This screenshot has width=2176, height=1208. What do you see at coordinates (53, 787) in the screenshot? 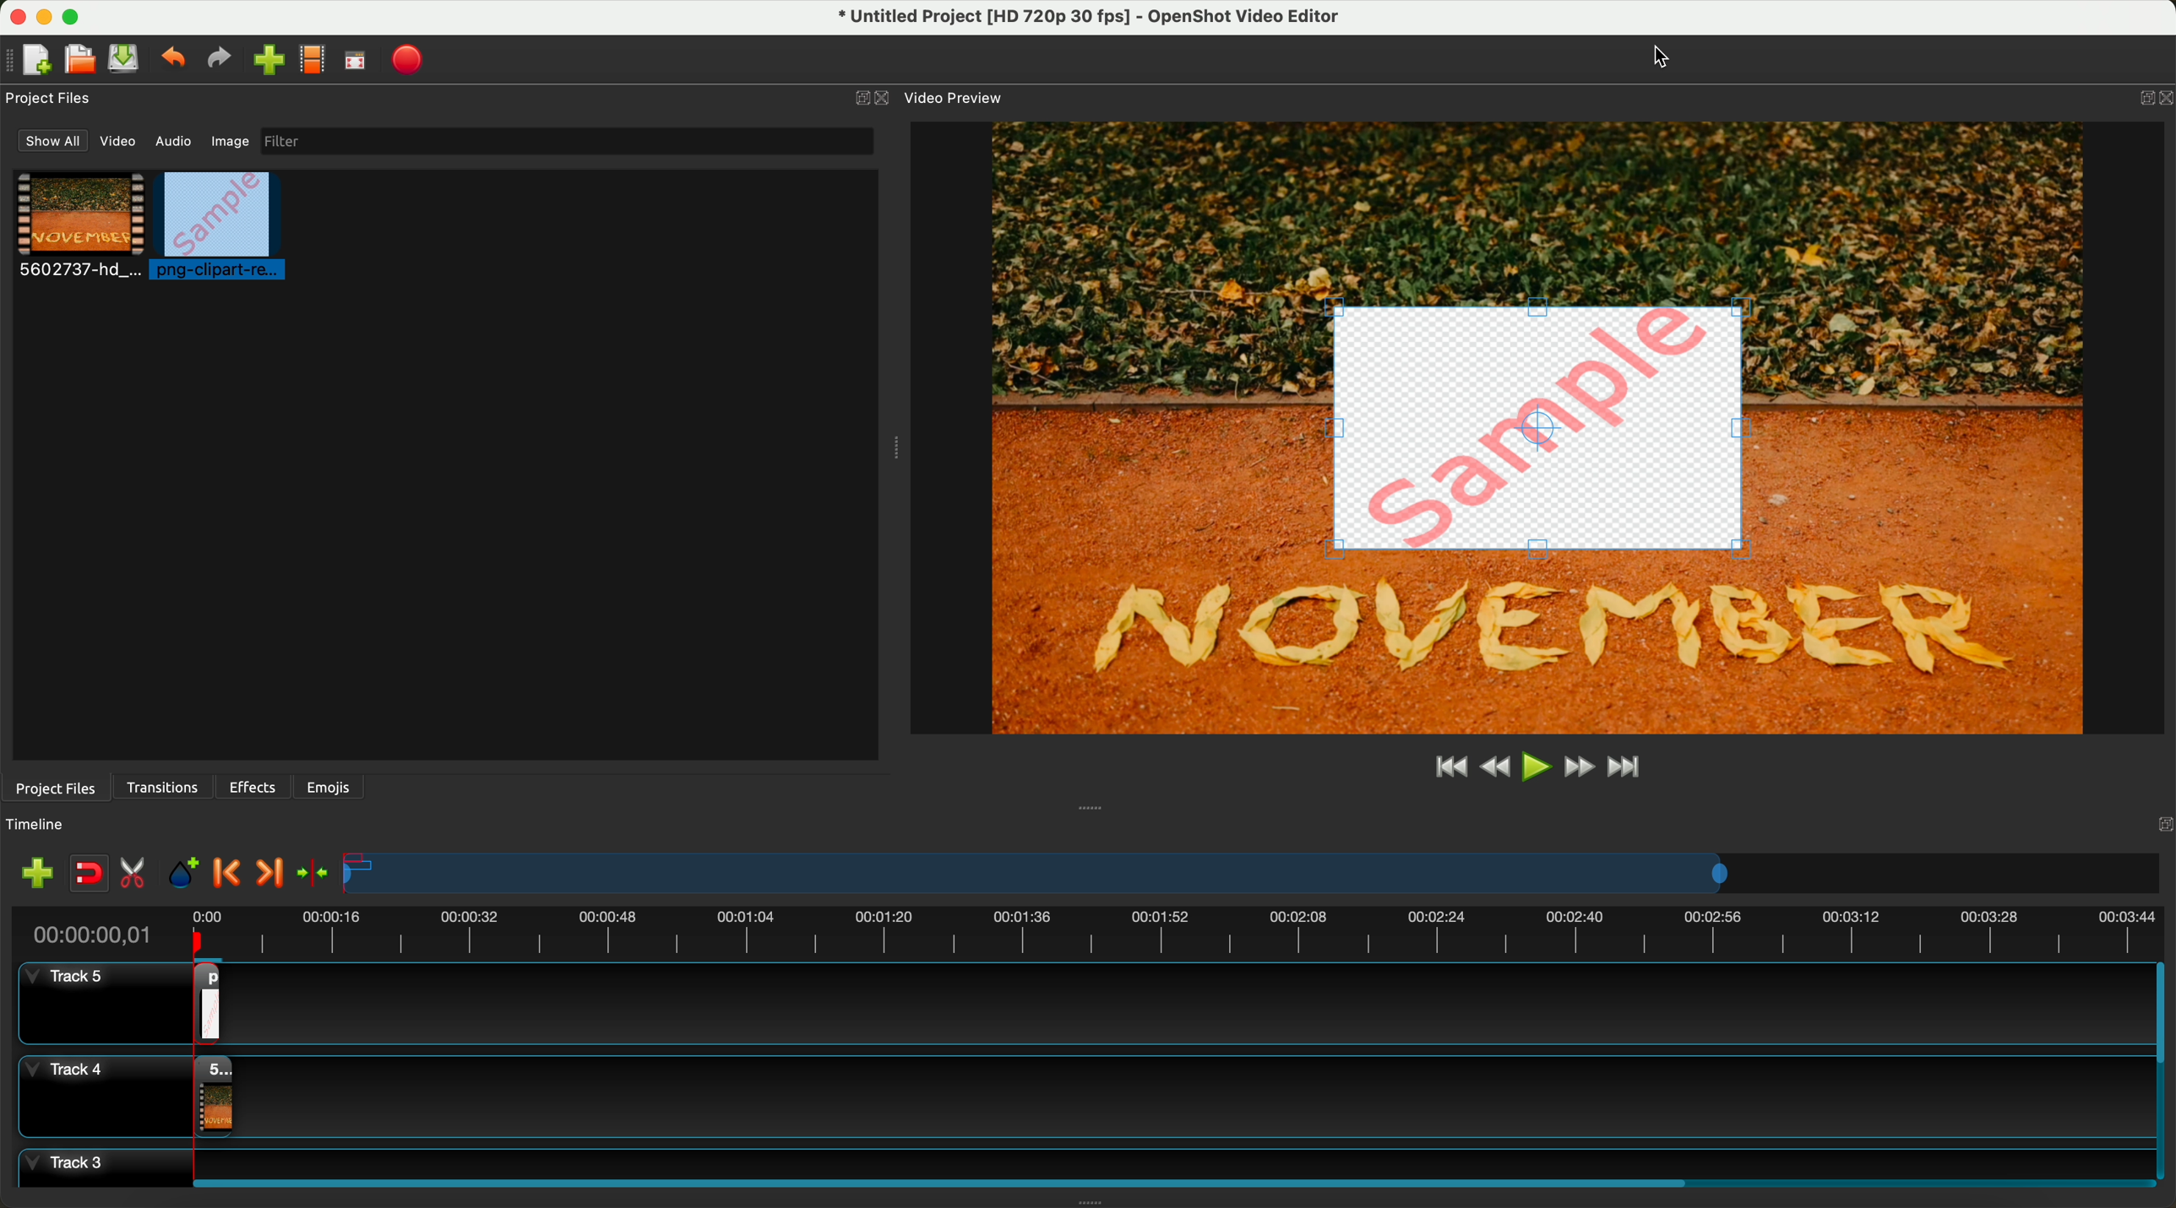
I see `project files` at bounding box center [53, 787].